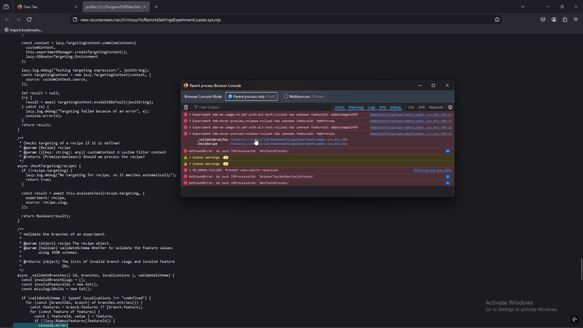  Describe the element at coordinates (26, 30) in the screenshot. I see `input bookmarks` at that location.